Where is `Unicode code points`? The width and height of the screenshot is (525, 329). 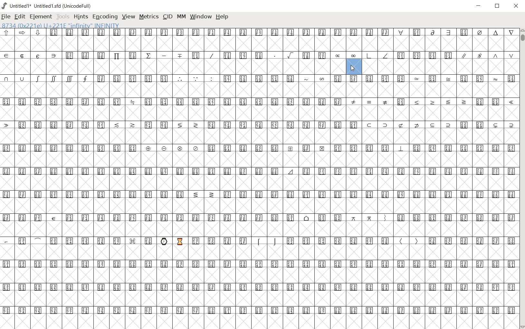
Unicode code points is located at coordinates (133, 78).